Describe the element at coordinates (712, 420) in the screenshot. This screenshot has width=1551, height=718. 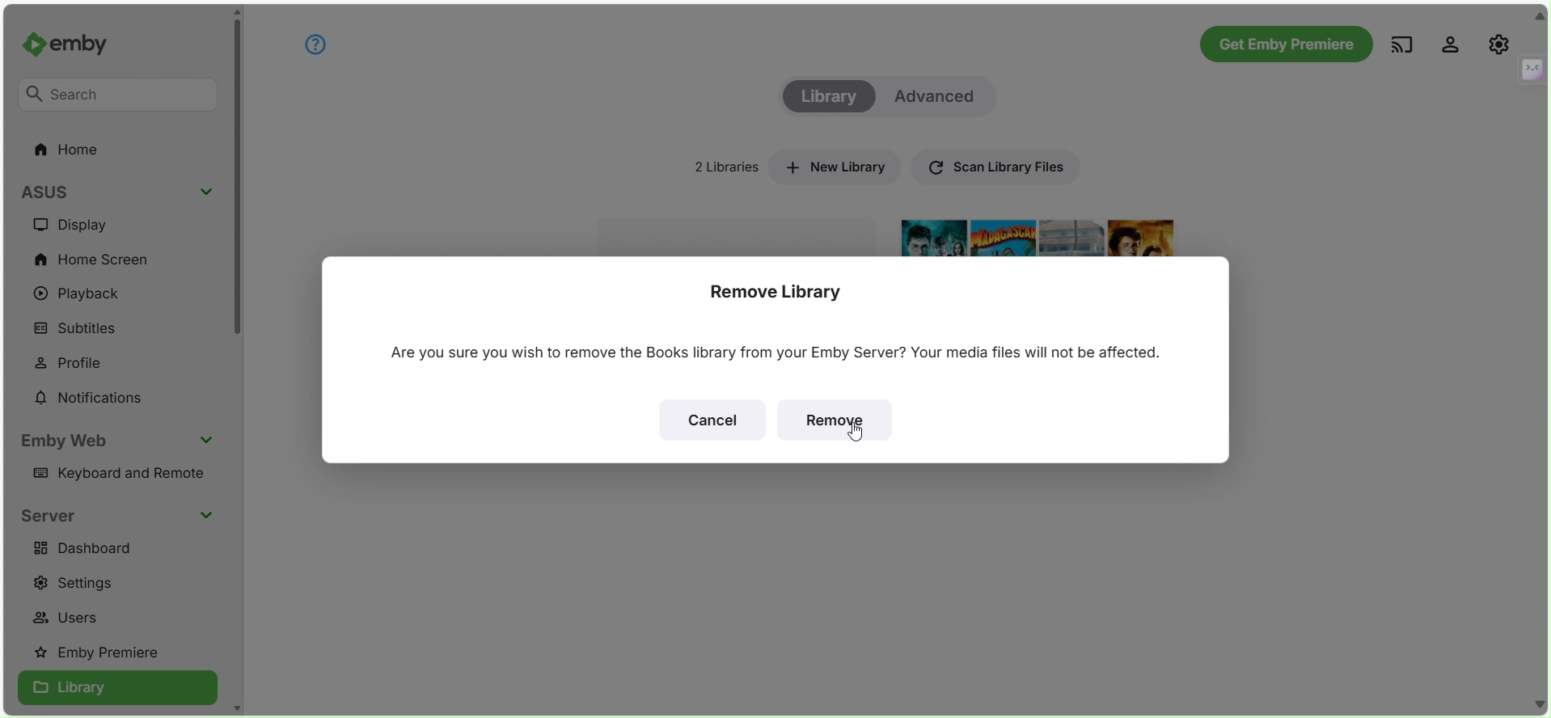
I see `Cancel` at that location.